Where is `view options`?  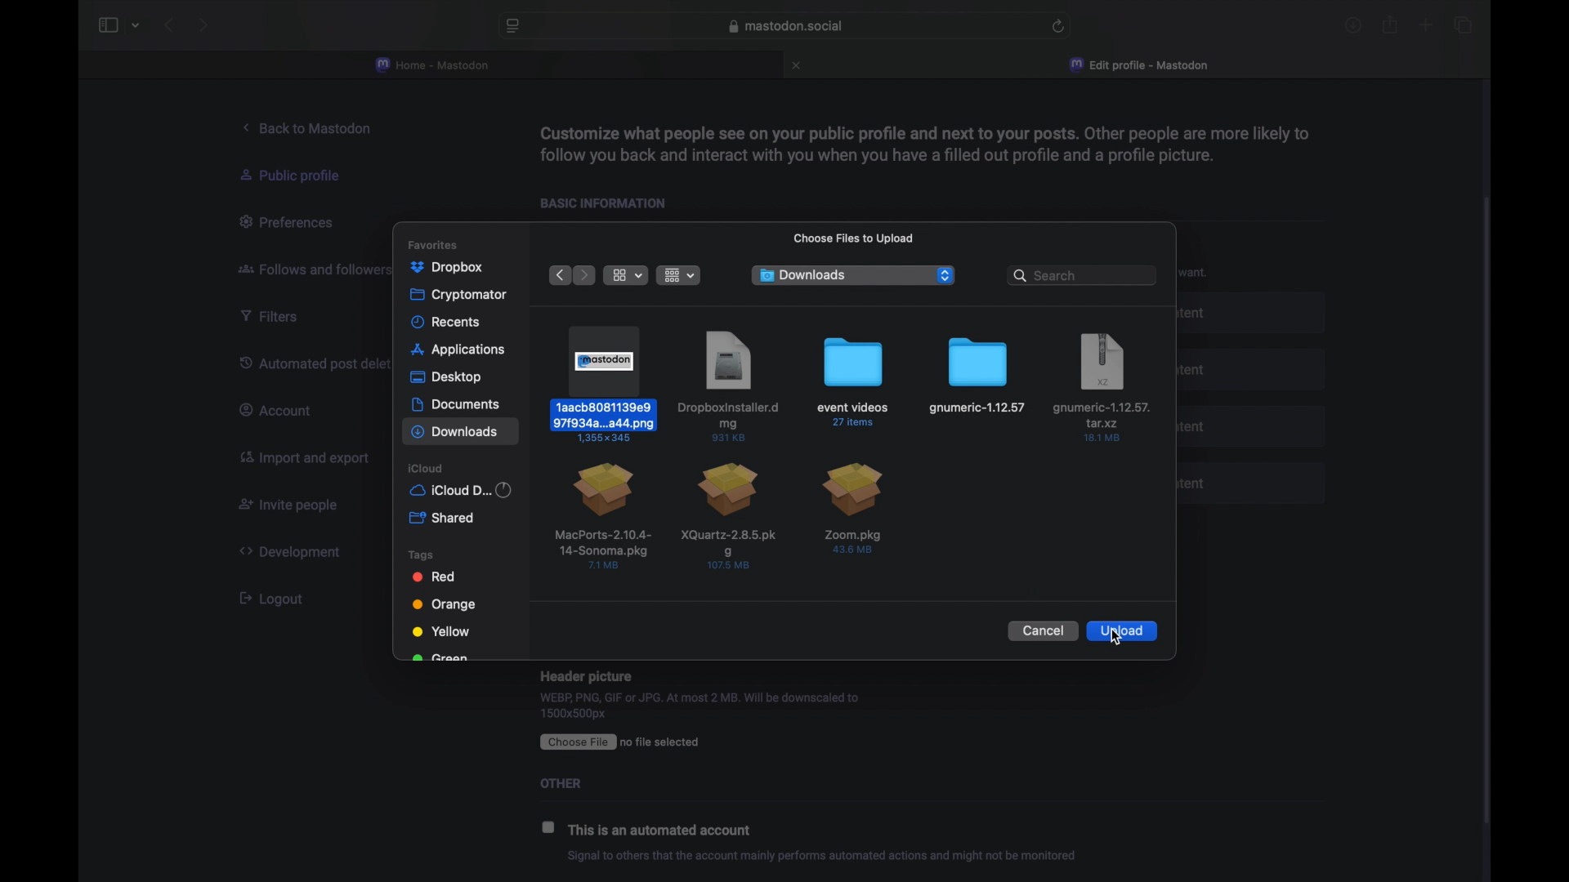
view options is located at coordinates (626, 275).